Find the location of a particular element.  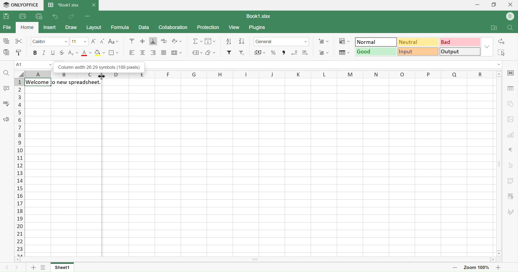

Calibri is located at coordinates (40, 41).